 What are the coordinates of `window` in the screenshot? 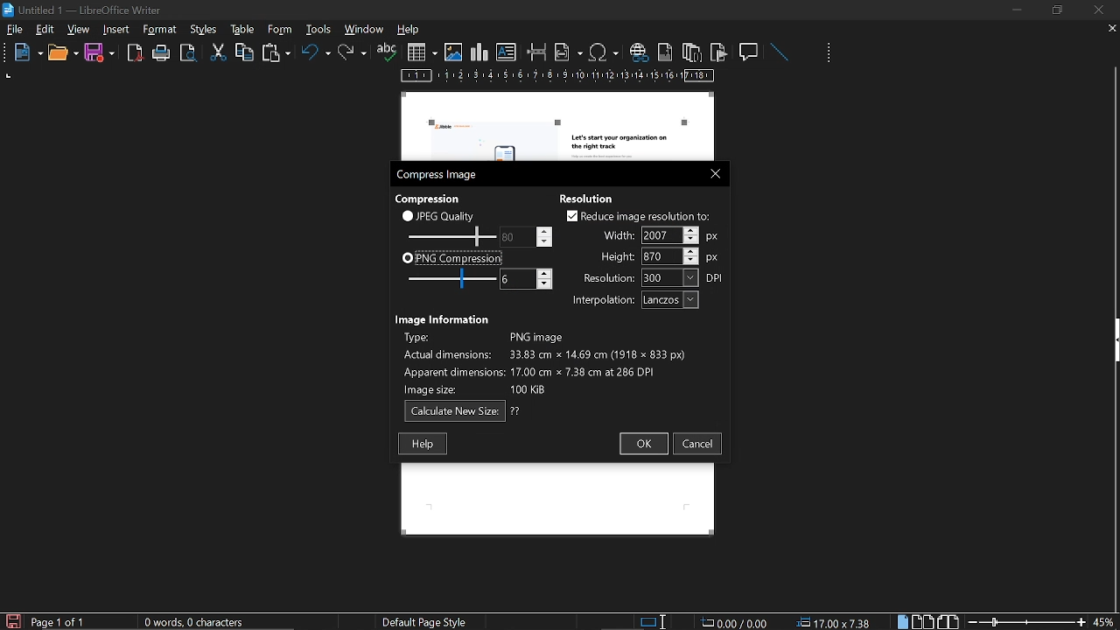 It's located at (365, 29).